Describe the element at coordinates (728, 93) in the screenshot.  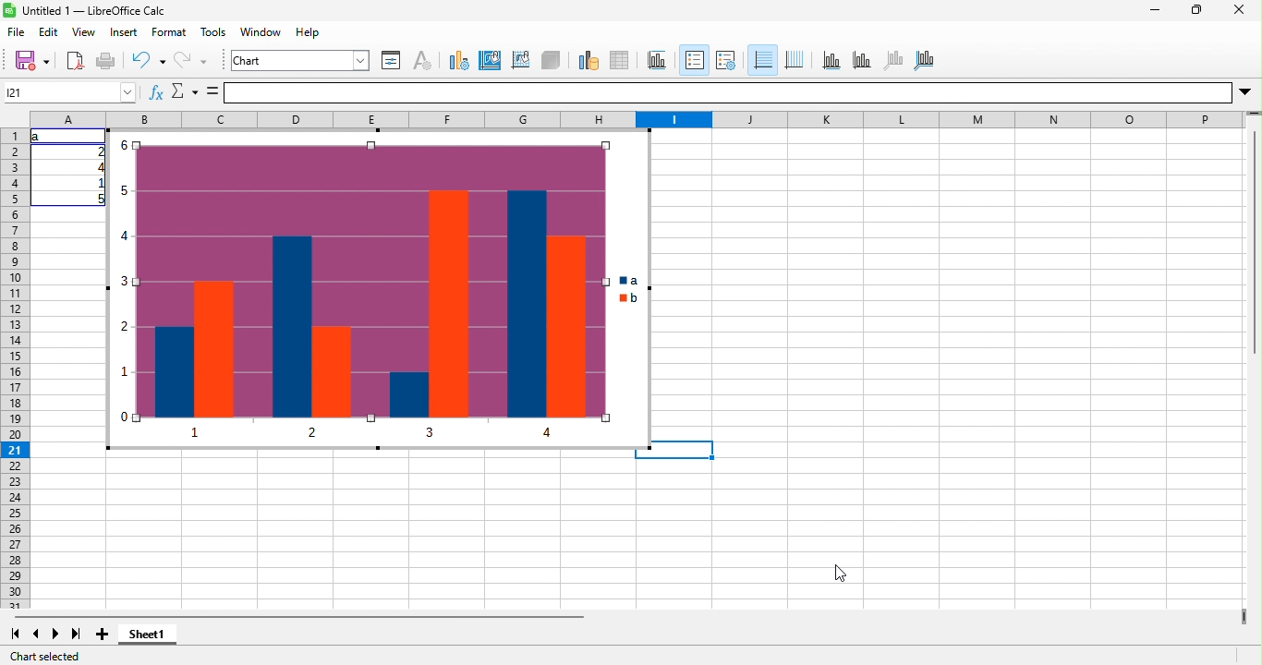
I see `formula bar` at that location.